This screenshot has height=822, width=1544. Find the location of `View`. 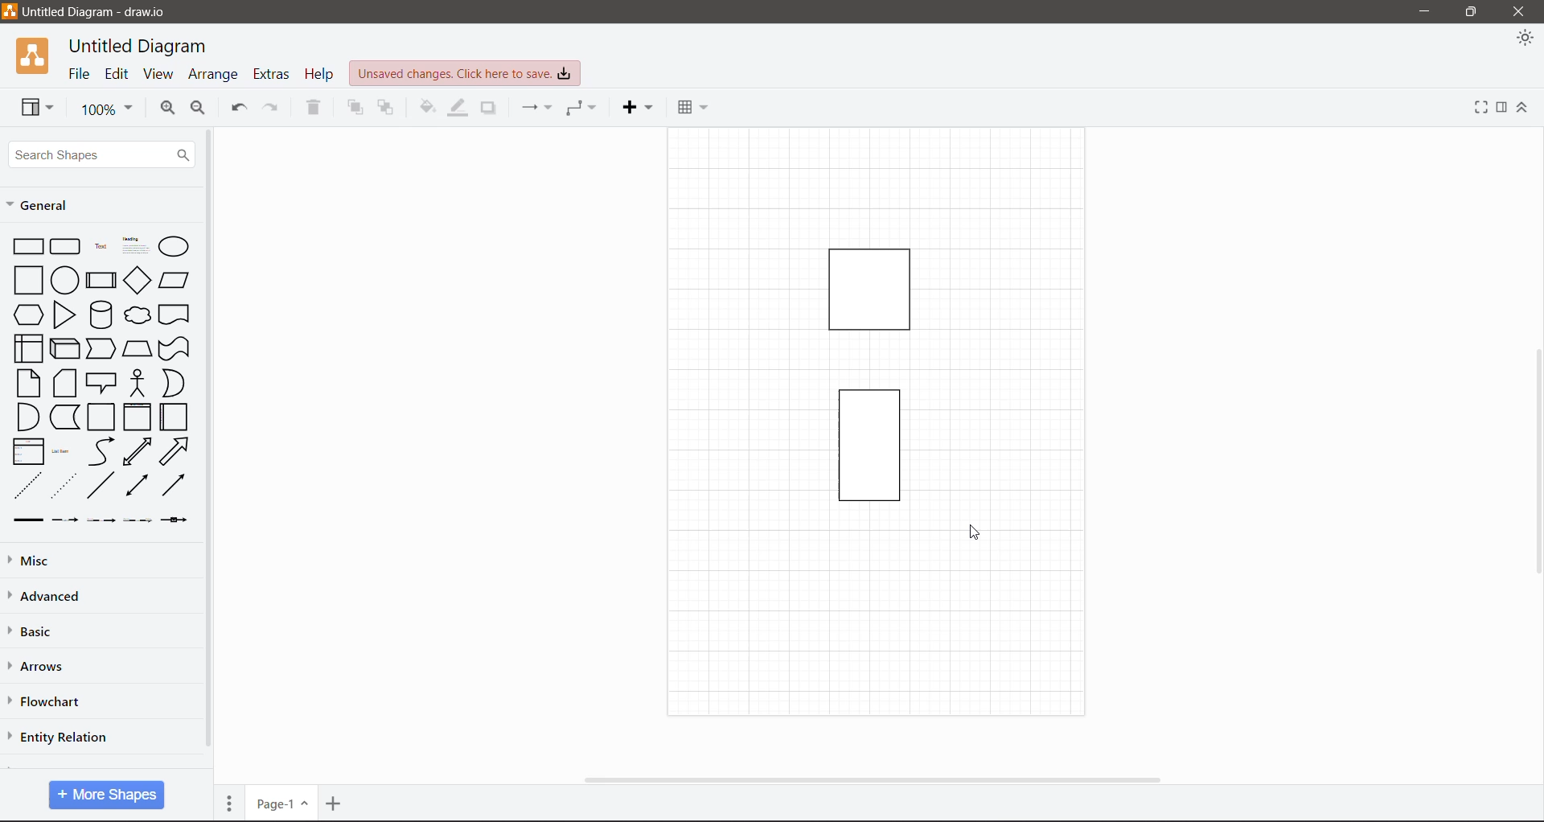

View is located at coordinates (37, 107).